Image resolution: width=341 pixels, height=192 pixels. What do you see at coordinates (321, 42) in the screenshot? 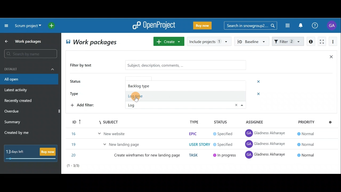
I see `Activate zen mode` at bounding box center [321, 42].